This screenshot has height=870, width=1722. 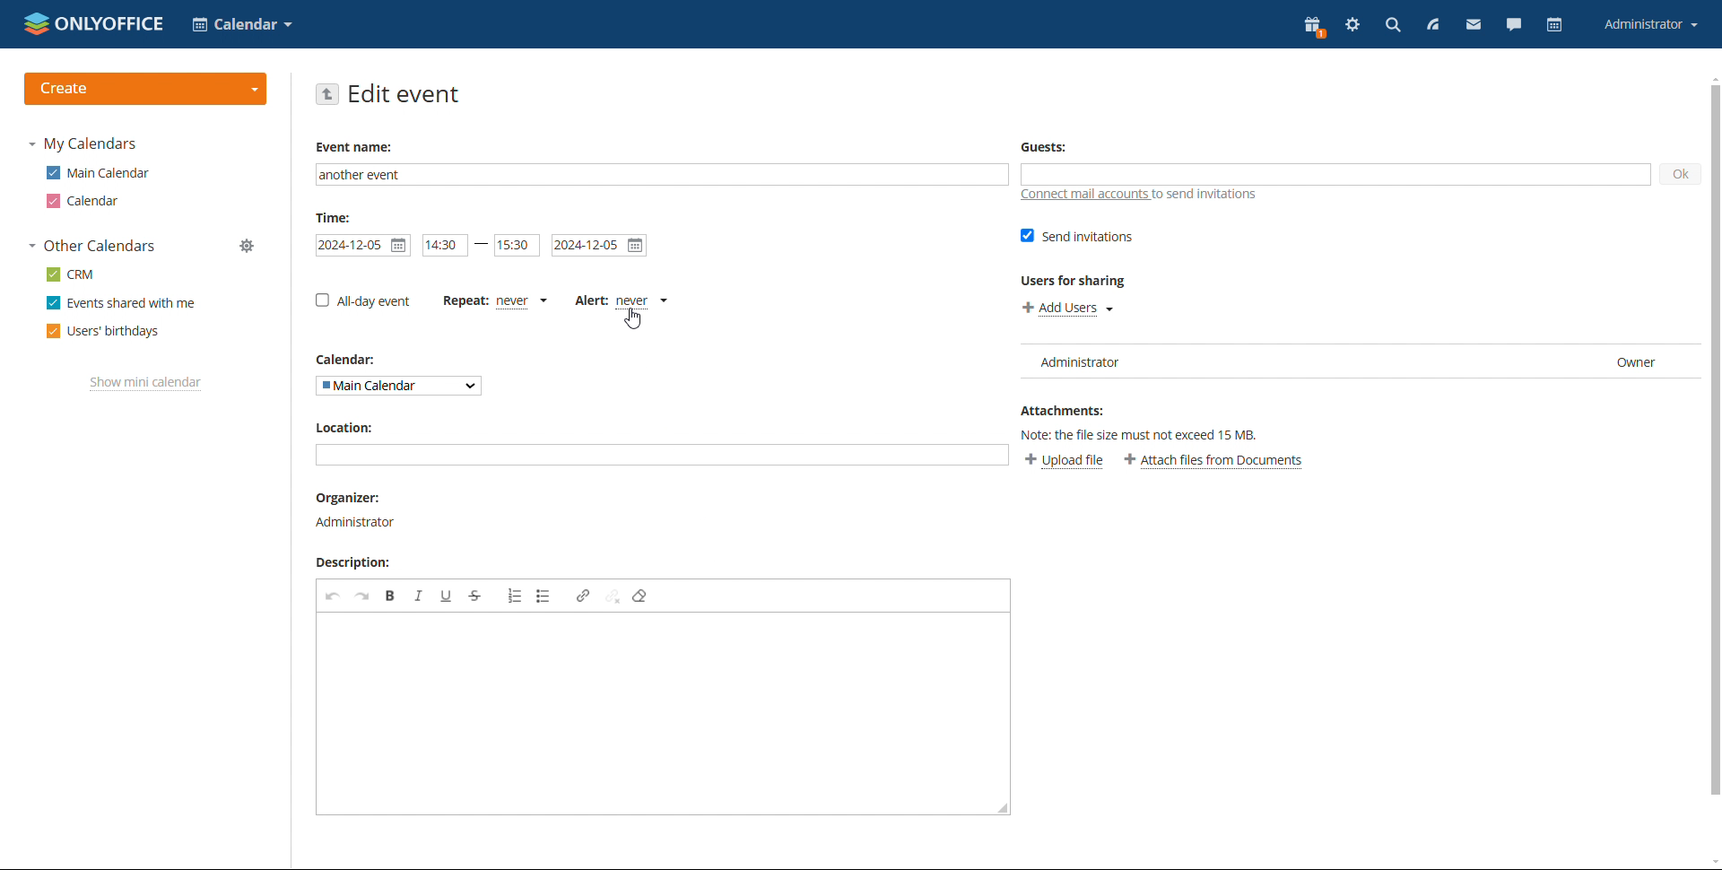 I want to click on Users for sharing, so click(x=1075, y=281).